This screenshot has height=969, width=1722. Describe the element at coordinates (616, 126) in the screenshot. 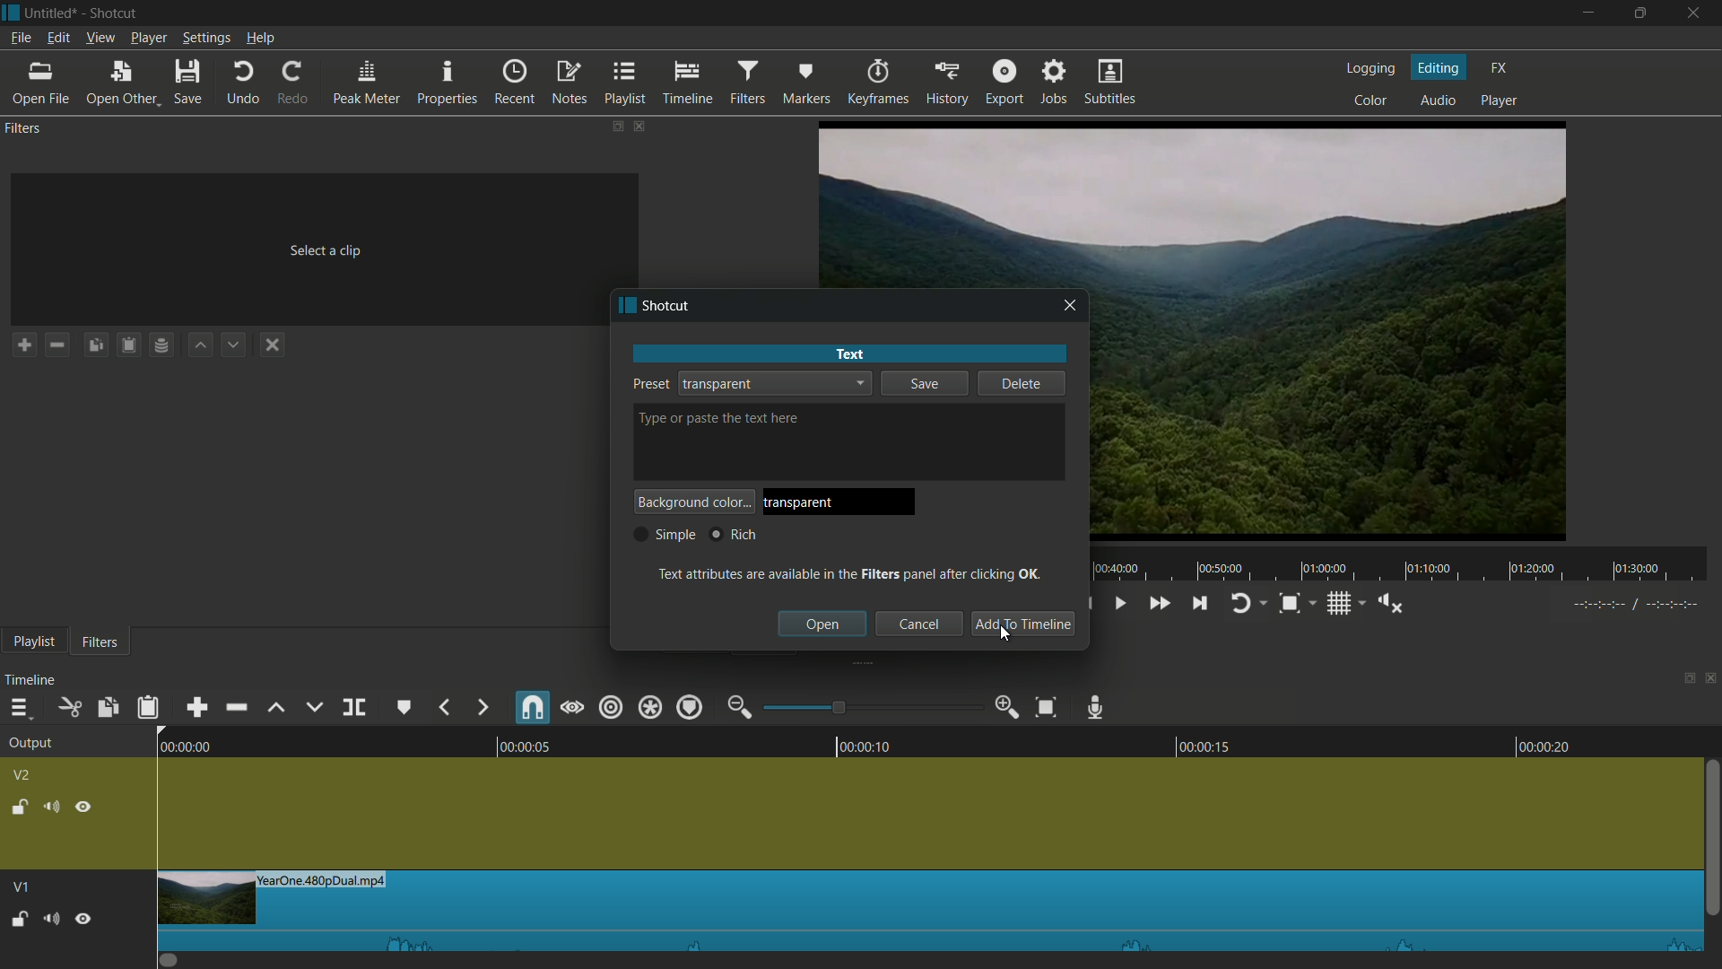

I see `change layout` at that location.